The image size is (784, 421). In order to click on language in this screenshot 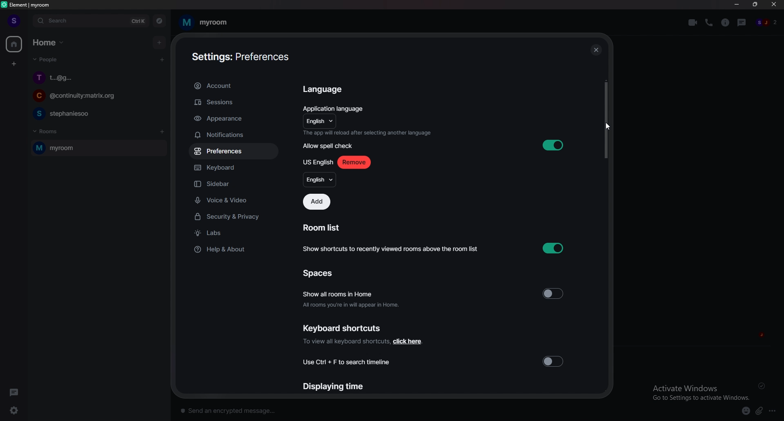, I will do `click(325, 90)`.